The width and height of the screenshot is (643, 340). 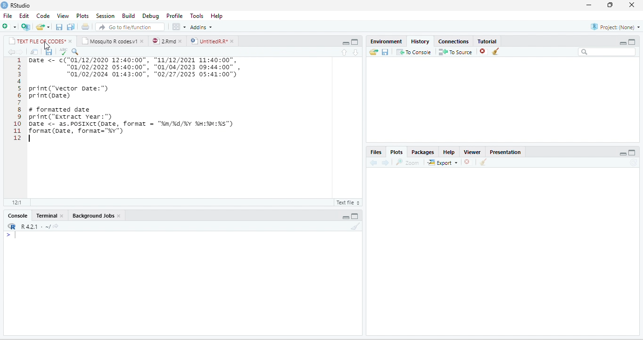 I want to click on save, so click(x=49, y=52).